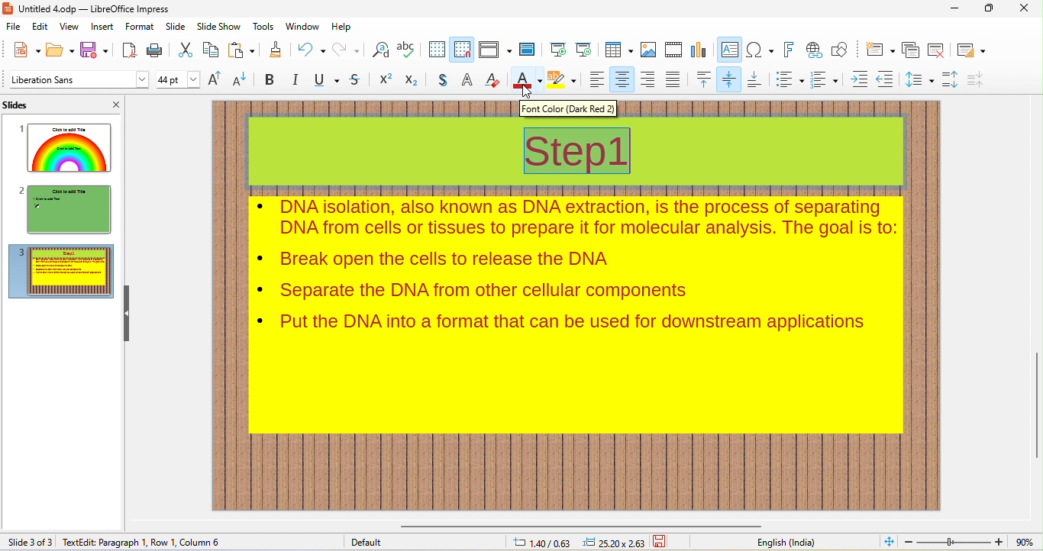 The width and height of the screenshot is (1043, 551). What do you see at coordinates (813, 50) in the screenshot?
I see `hyperlink` at bounding box center [813, 50].